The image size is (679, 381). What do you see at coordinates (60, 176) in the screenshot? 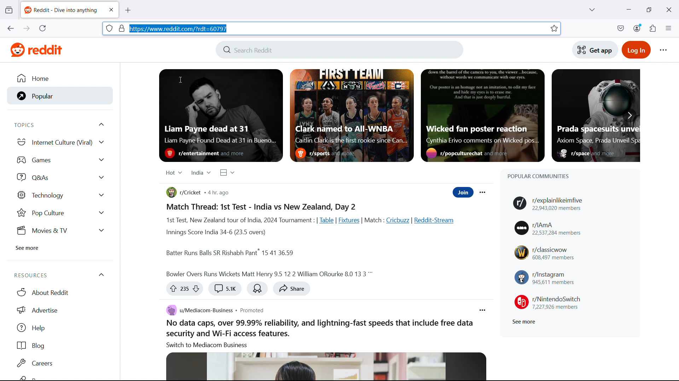
I see `Q and As` at bounding box center [60, 176].